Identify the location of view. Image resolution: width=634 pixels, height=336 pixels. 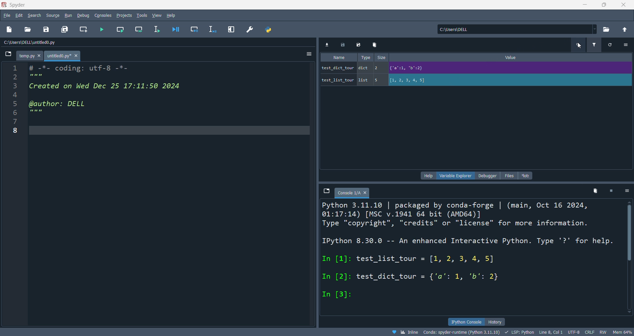
(156, 15).